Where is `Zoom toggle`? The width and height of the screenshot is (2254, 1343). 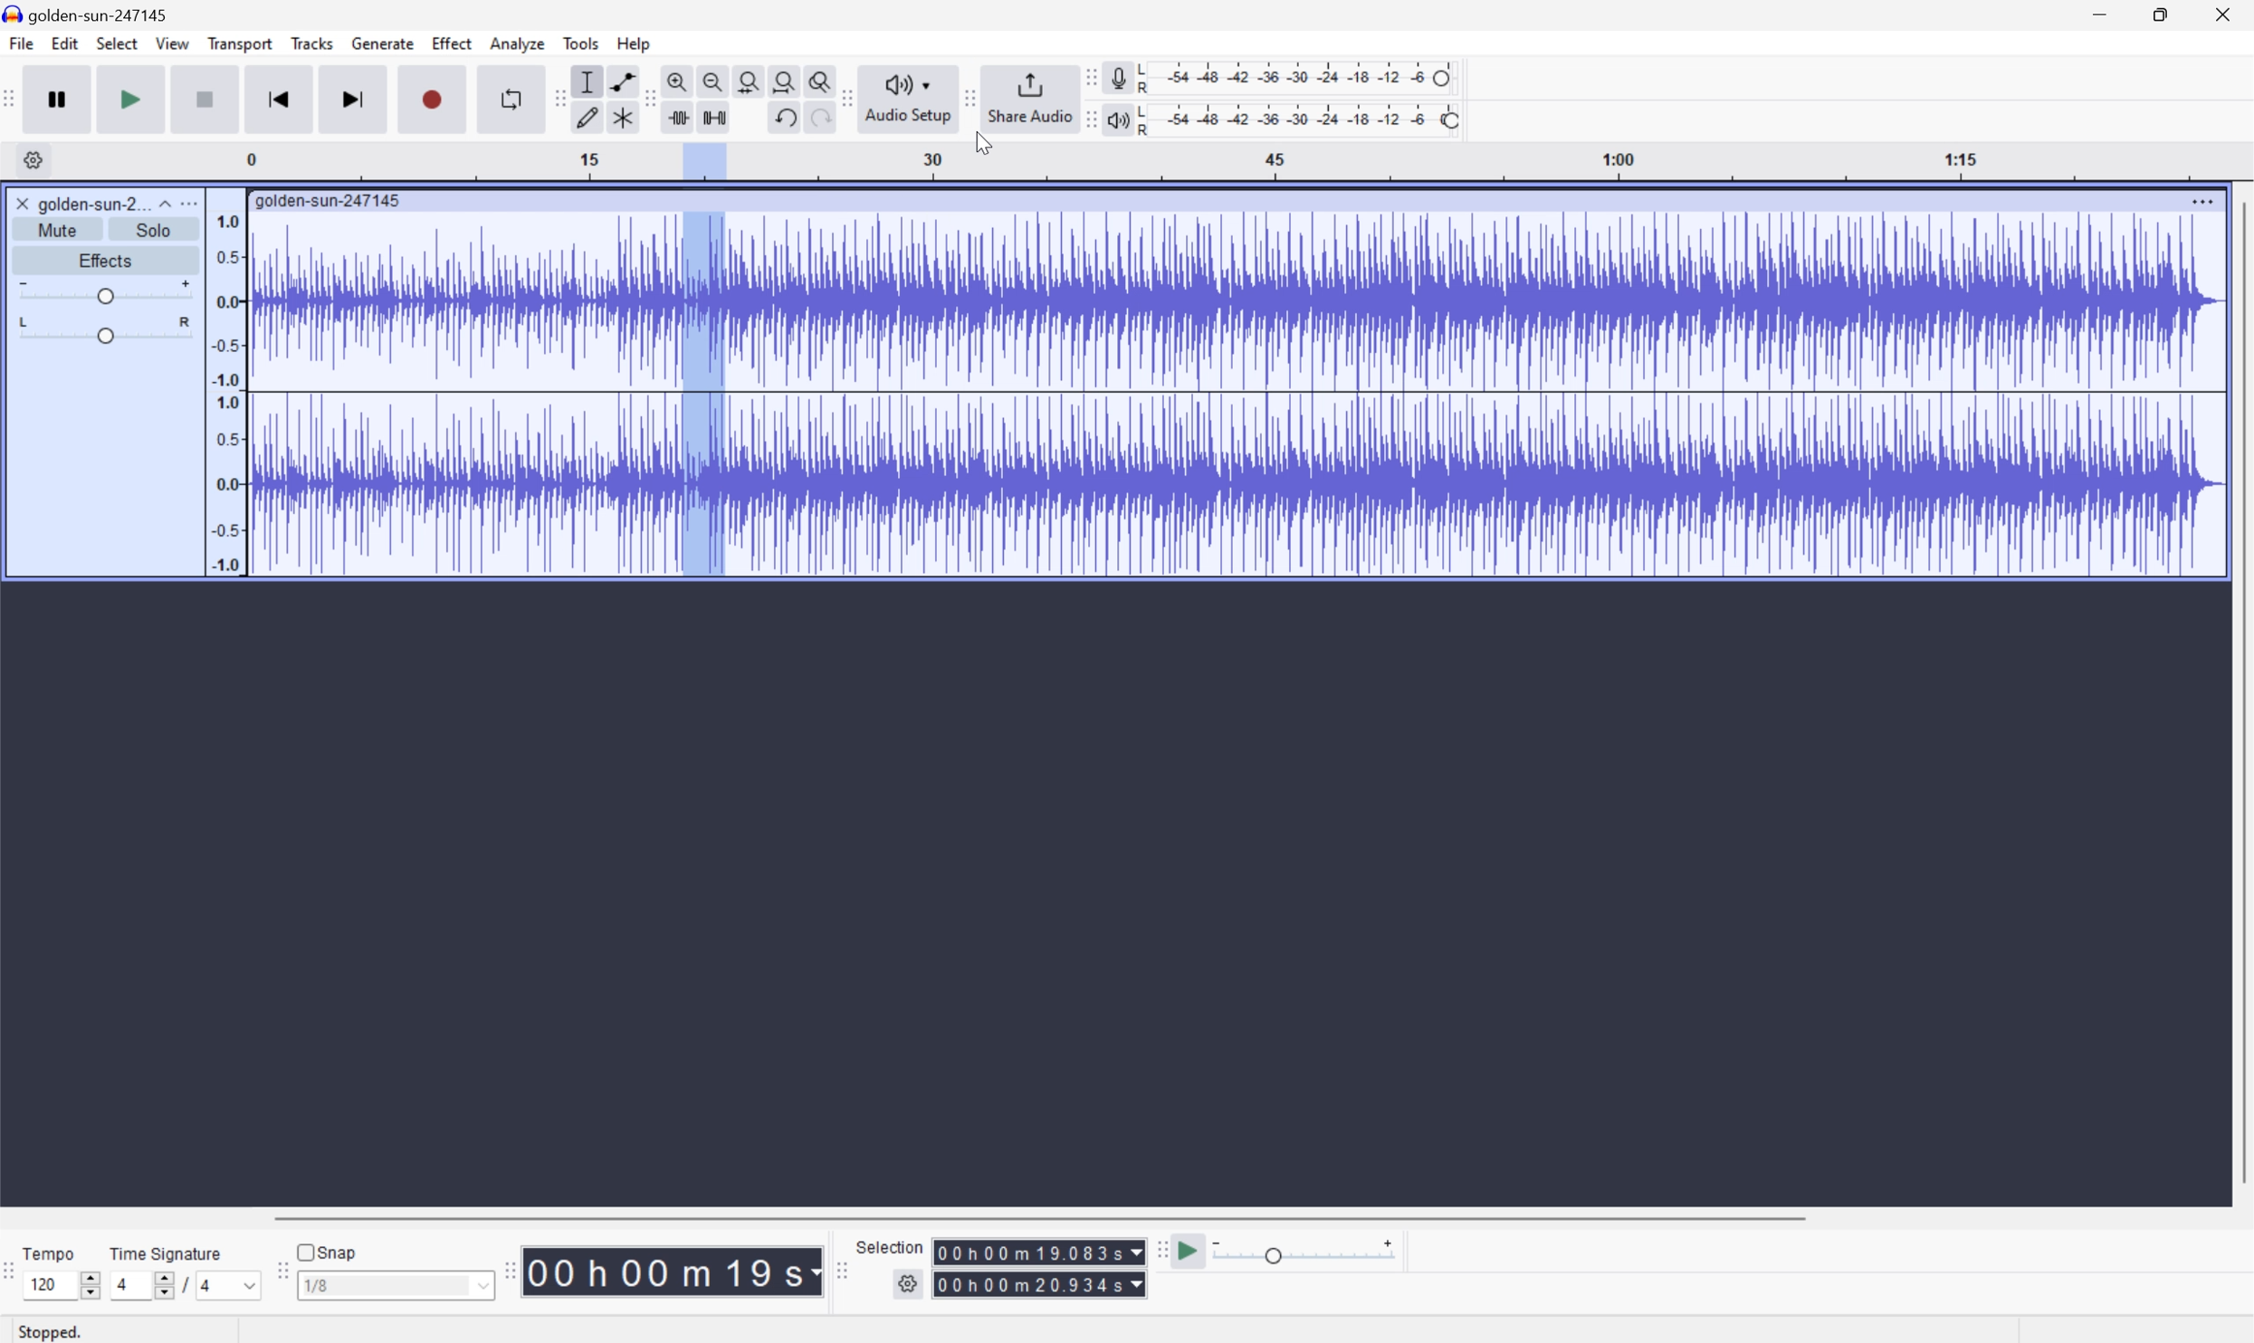 Zoom toggle is located at coordinates (821, 79).